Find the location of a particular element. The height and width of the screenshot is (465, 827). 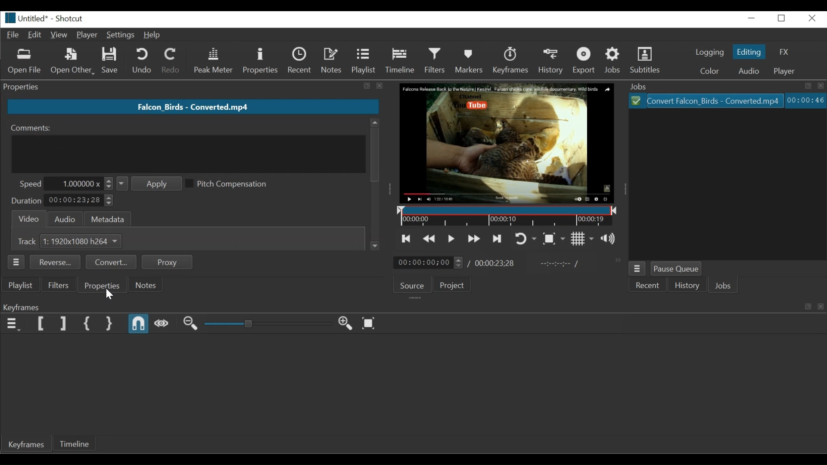

Audio is located at coordinates (65, 218).